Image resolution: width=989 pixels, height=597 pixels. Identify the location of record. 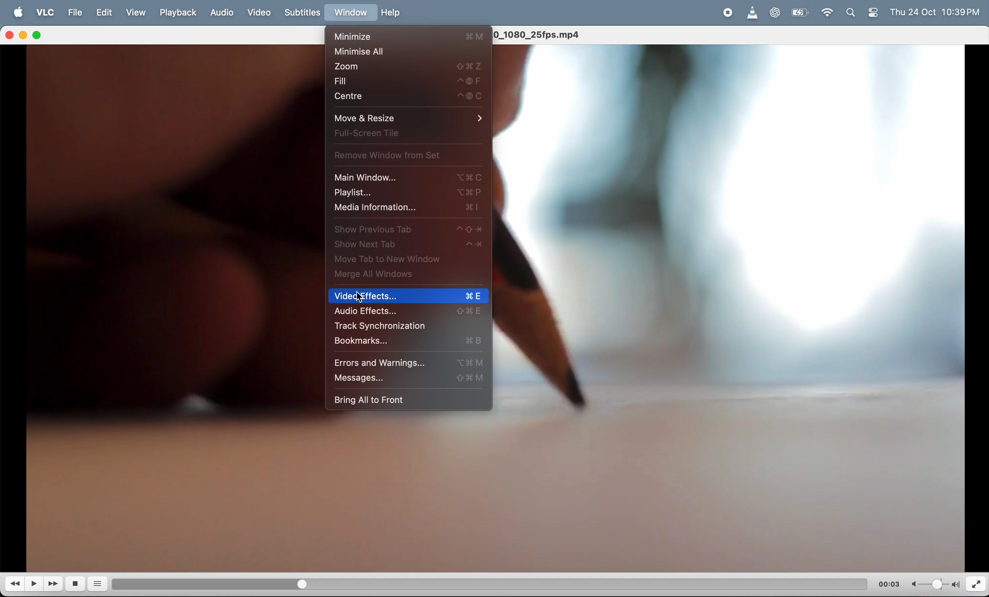
(728, 13).